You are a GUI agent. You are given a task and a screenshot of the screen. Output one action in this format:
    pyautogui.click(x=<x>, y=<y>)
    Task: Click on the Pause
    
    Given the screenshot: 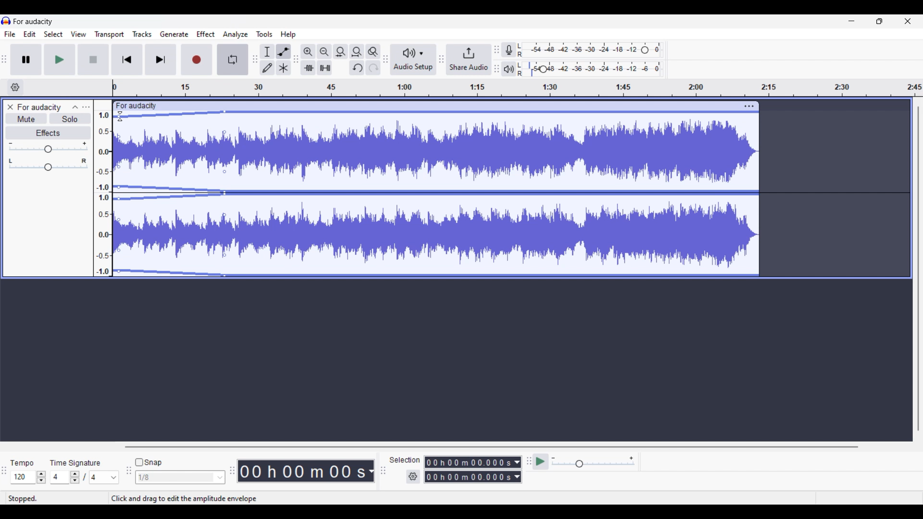 What is the action you would take?
    pyautogui.click(x=26, y=60)
    